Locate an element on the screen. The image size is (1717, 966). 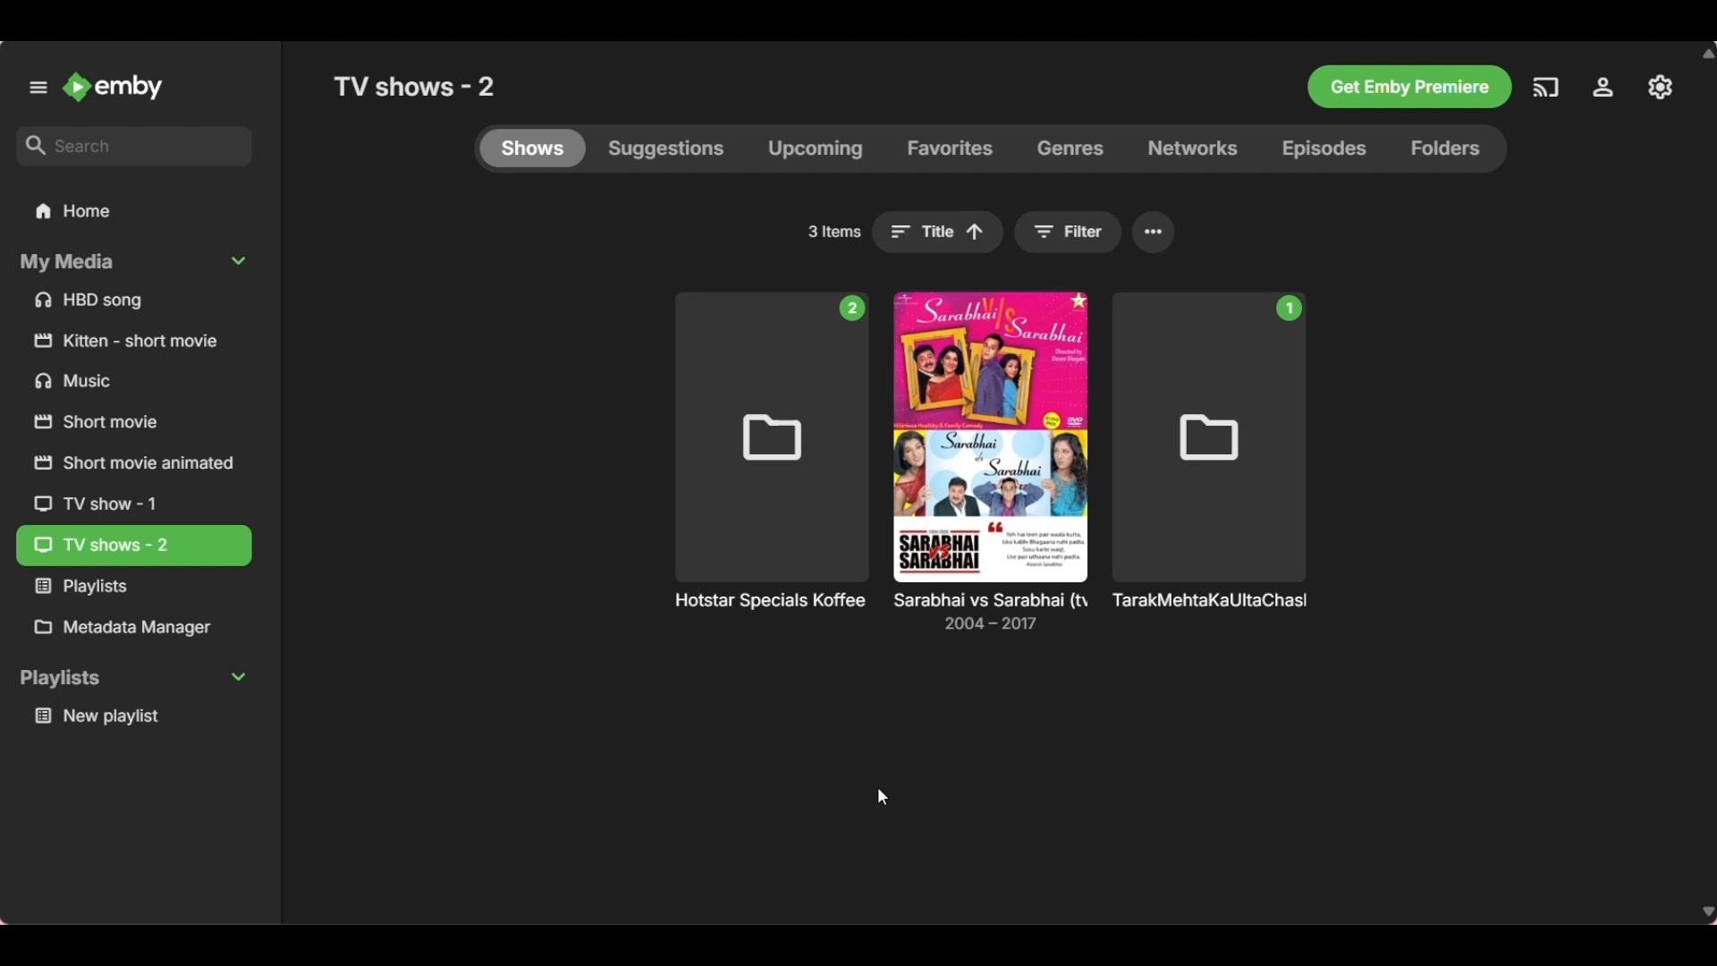
Metadata Manager is located at coordinates (132, 628).